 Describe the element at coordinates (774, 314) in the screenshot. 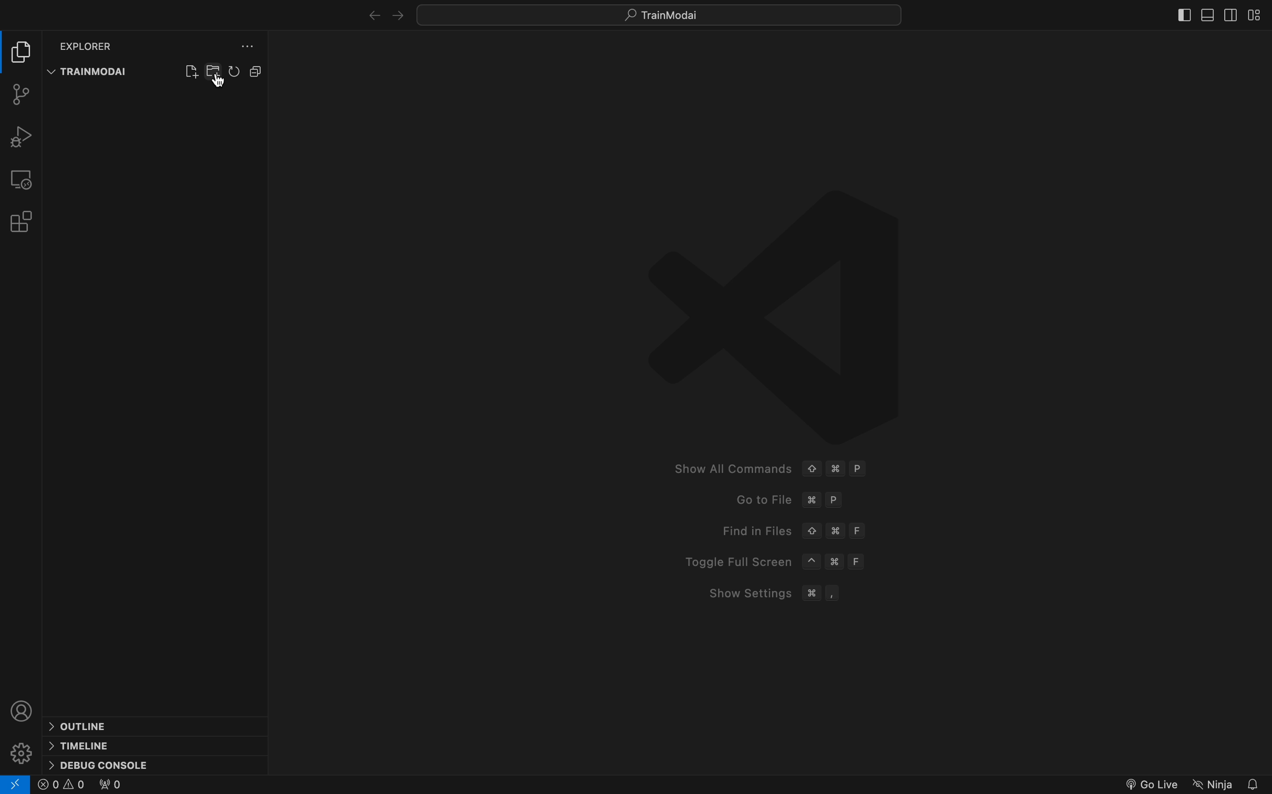

I see `Logo` at that location.